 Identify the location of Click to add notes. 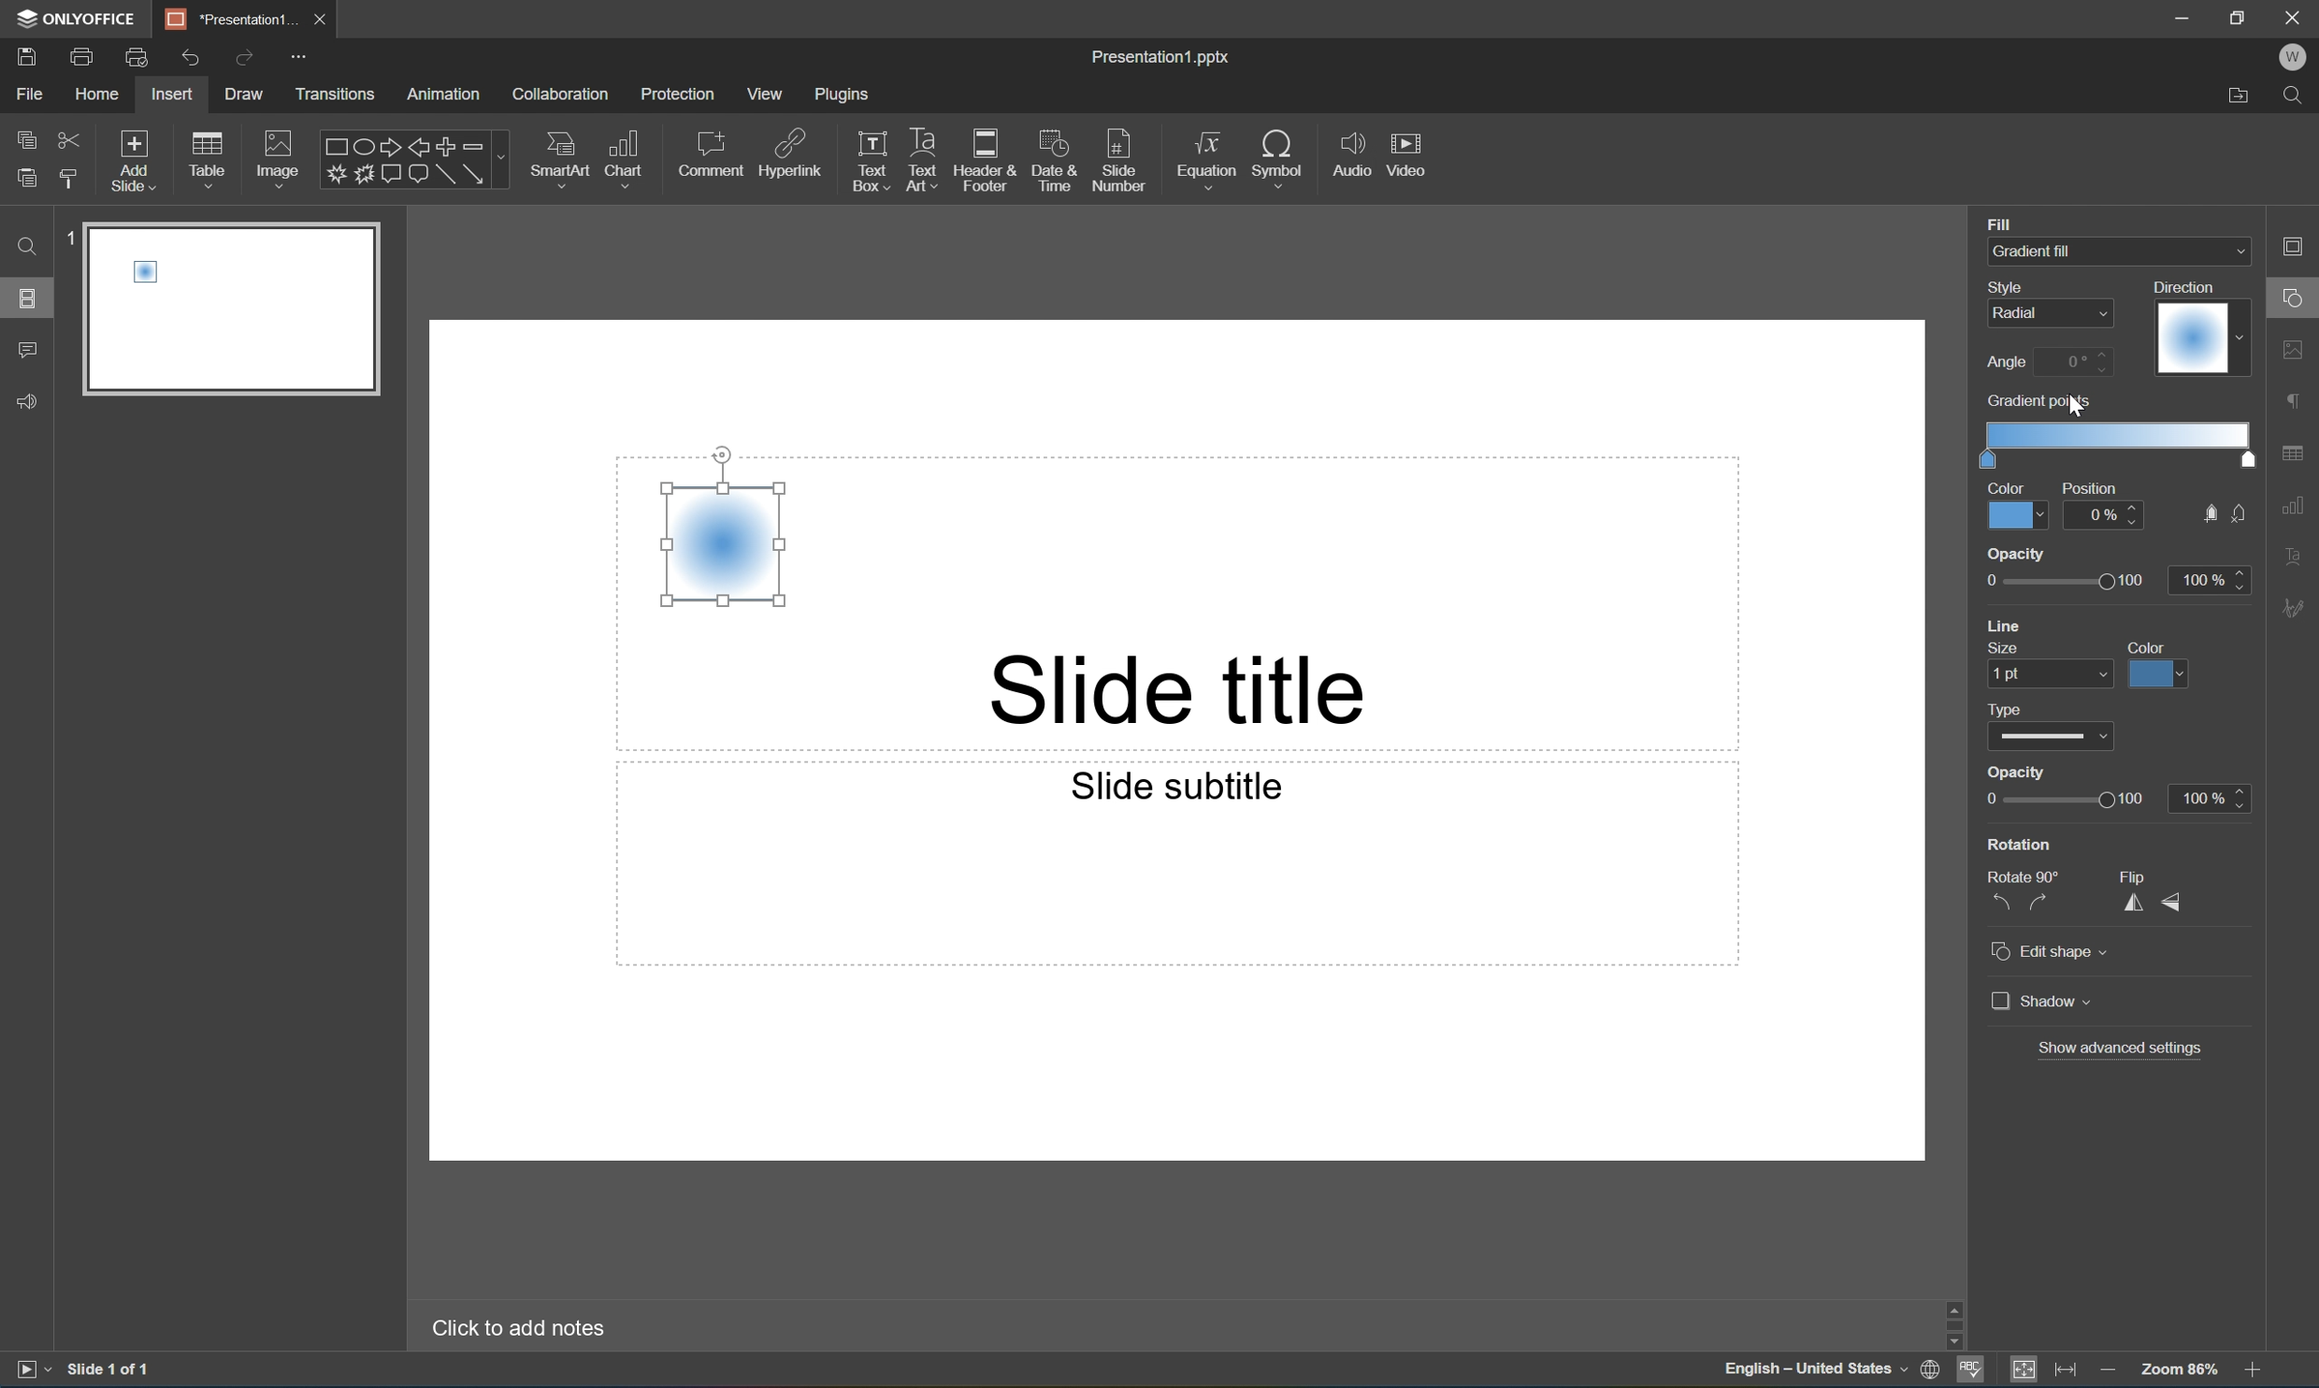
(525, 1328).